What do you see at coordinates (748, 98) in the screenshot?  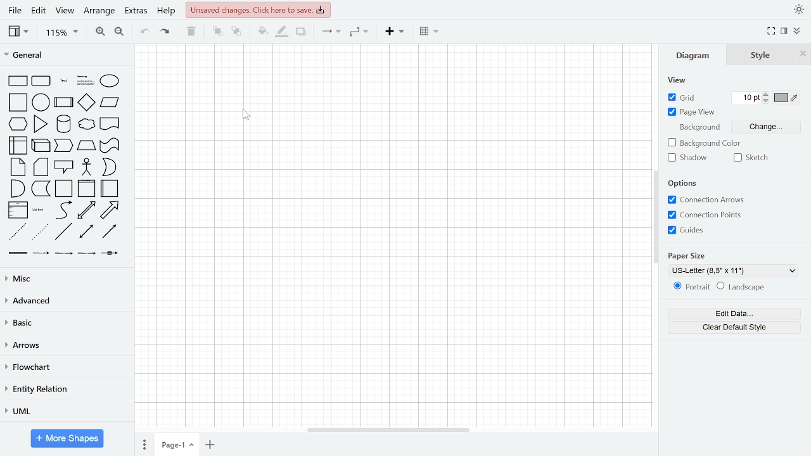 I see `10 pt` at bounding box center [748, 98].